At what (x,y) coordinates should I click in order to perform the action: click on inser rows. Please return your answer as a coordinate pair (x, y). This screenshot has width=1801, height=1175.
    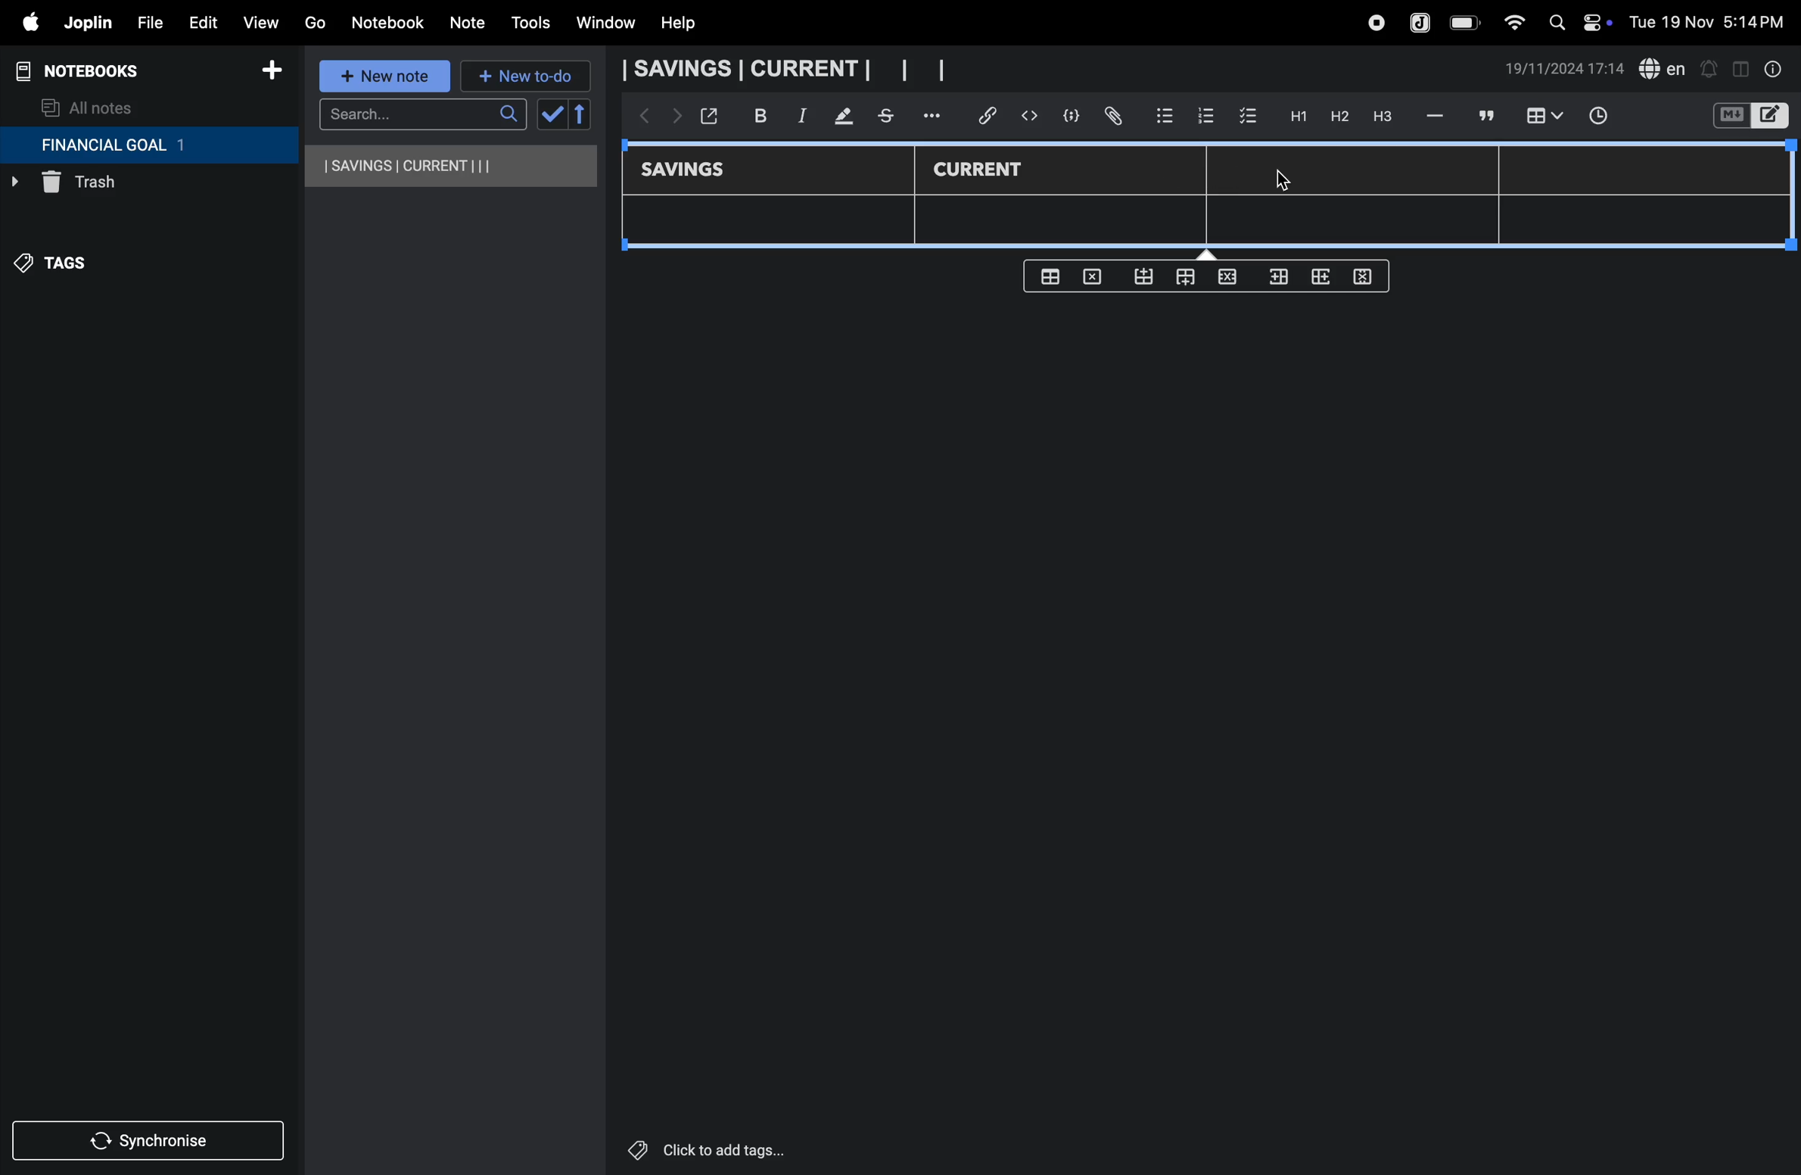
    Looking at the image, I should click on (1276, 280).